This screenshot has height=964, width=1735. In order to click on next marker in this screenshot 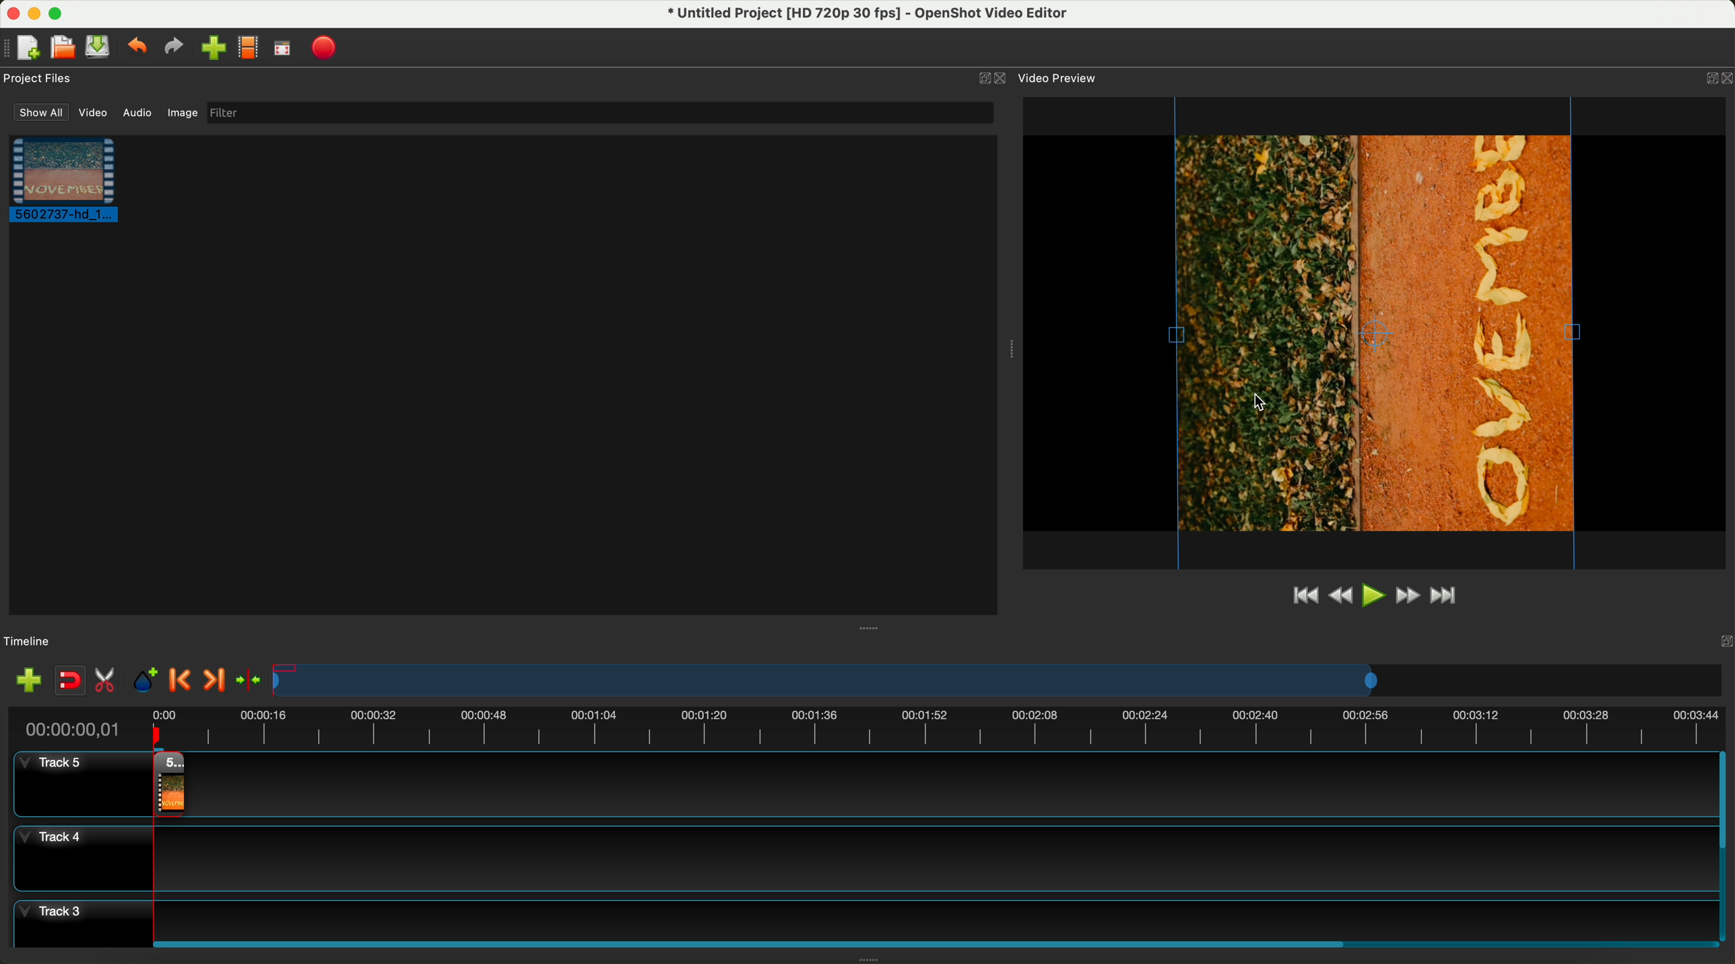, I will do `click(219, 677)`.